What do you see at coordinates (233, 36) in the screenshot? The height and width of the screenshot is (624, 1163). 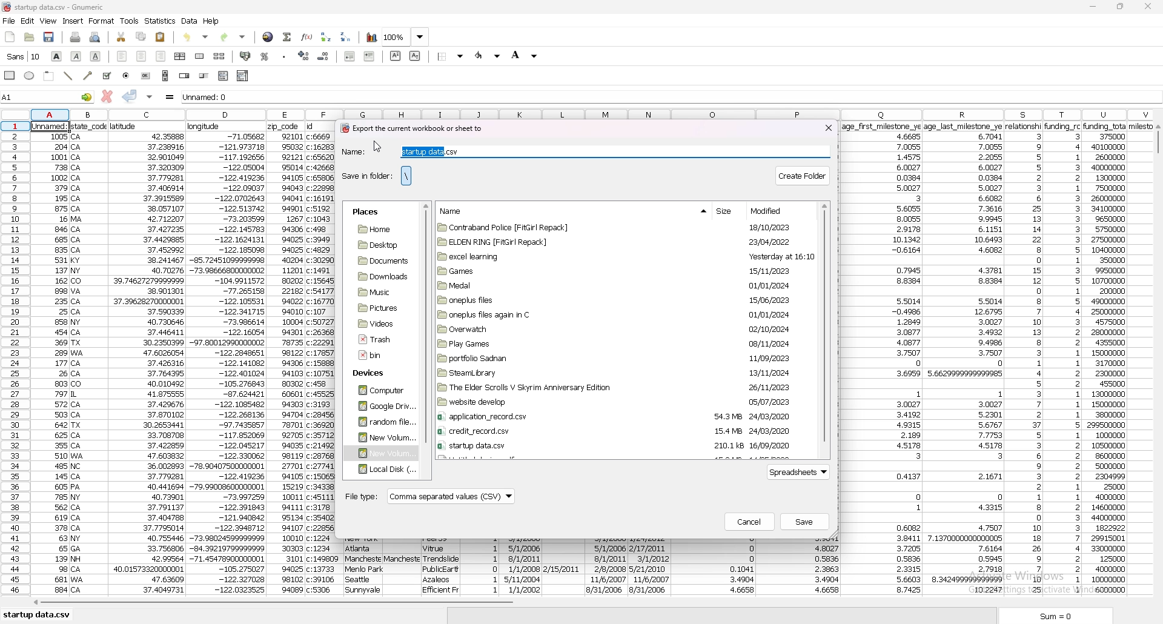 I see `redo` at bounding box center [233, 36].